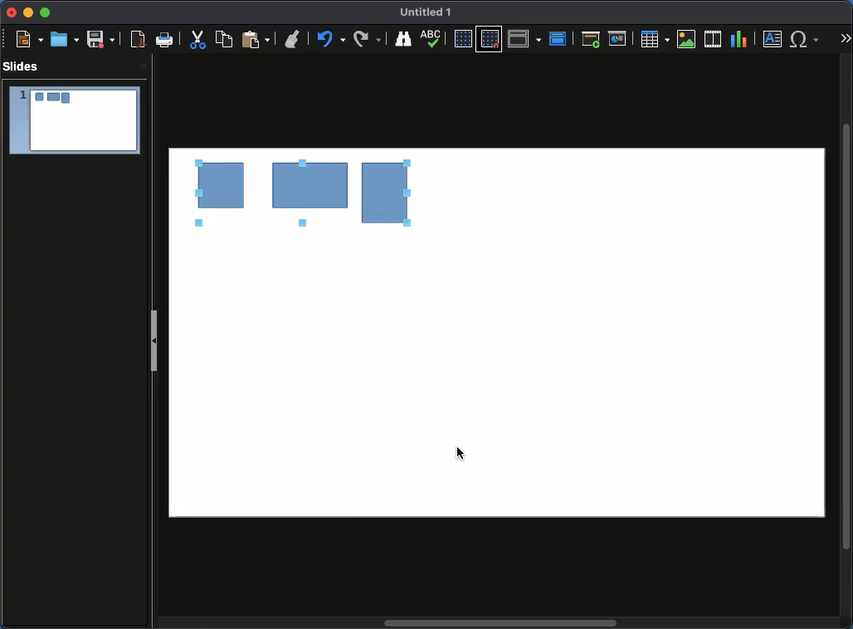  I want to click on Slide panel, so click(155, 336).